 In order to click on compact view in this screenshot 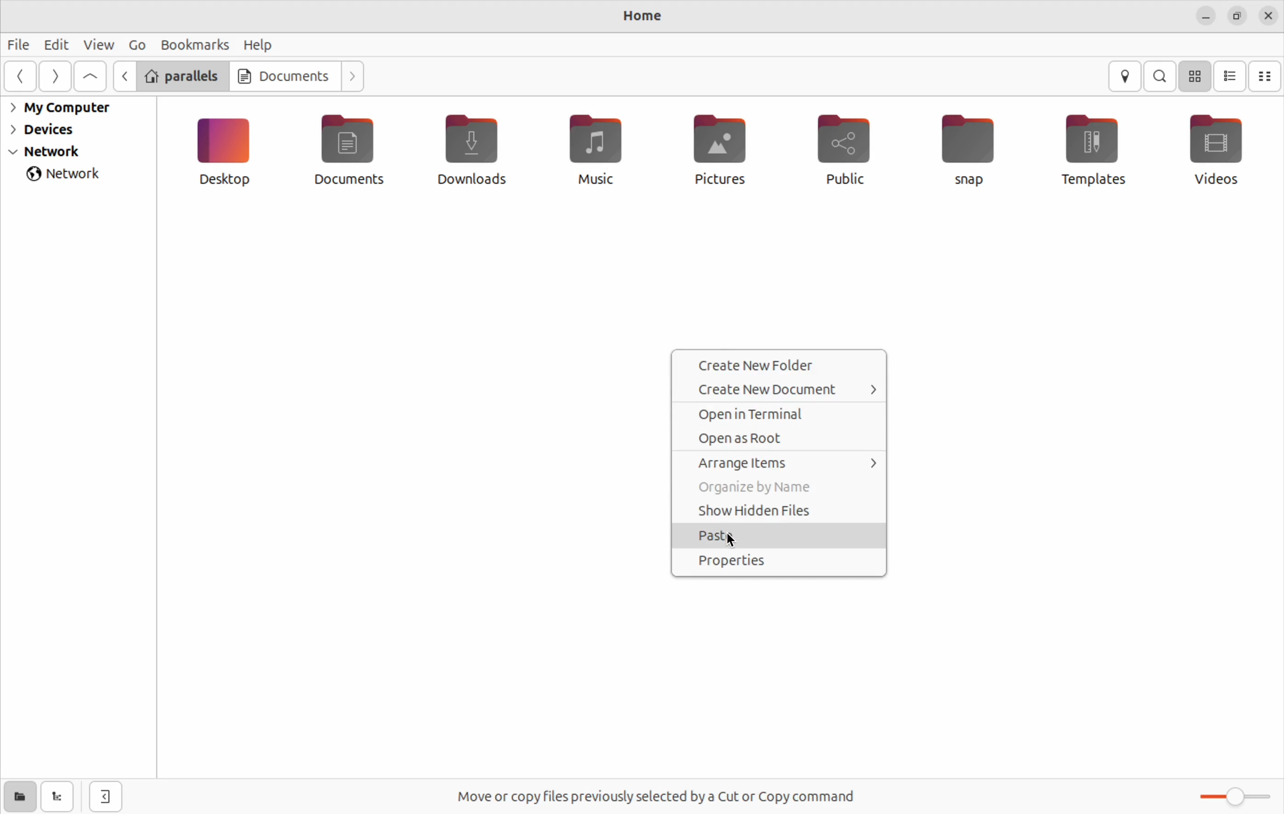, I will do `click(1267, 76)`.